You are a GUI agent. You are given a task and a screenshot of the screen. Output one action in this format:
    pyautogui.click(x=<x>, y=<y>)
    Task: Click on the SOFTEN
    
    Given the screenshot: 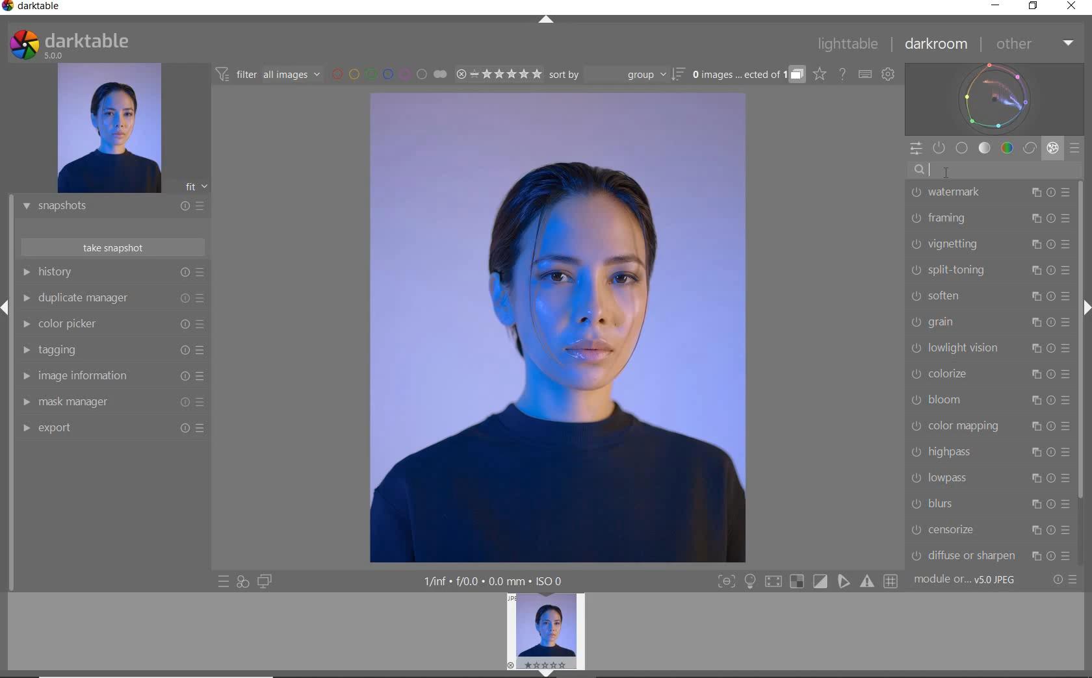 What is the action you would take?
    pyautogui.click(x=989, y=295)
    